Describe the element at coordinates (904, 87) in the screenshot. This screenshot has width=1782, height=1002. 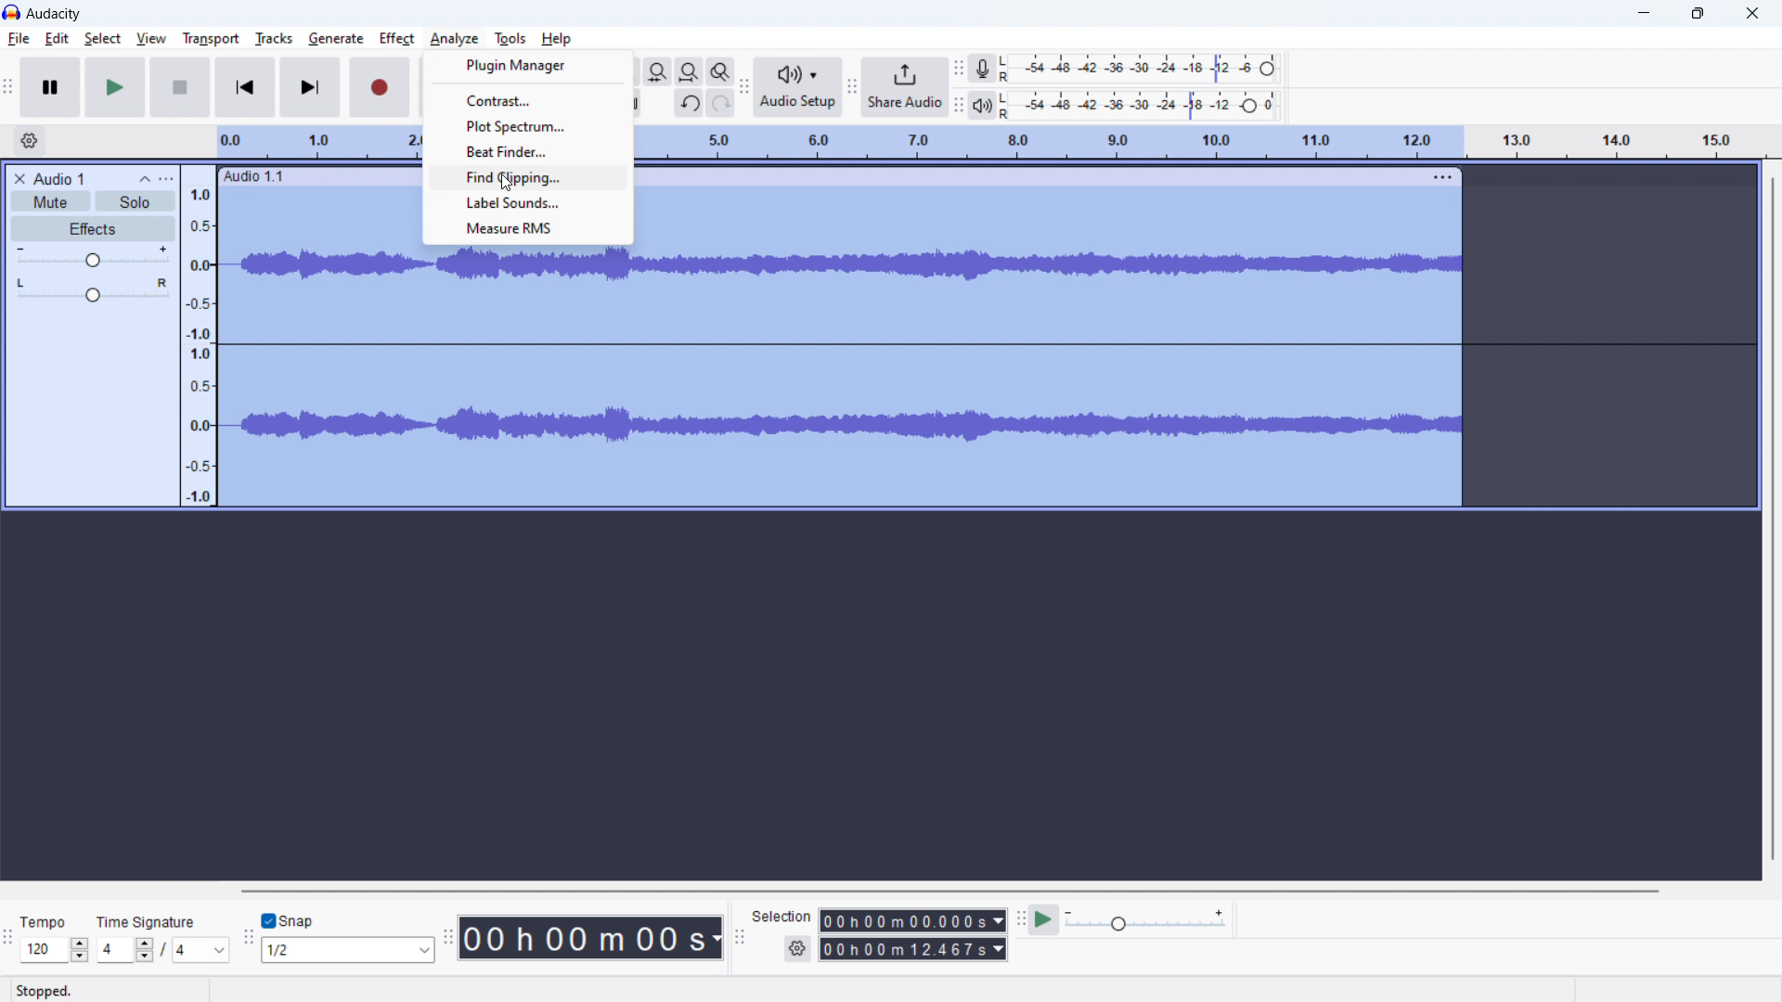
I see `share audio` at that location.